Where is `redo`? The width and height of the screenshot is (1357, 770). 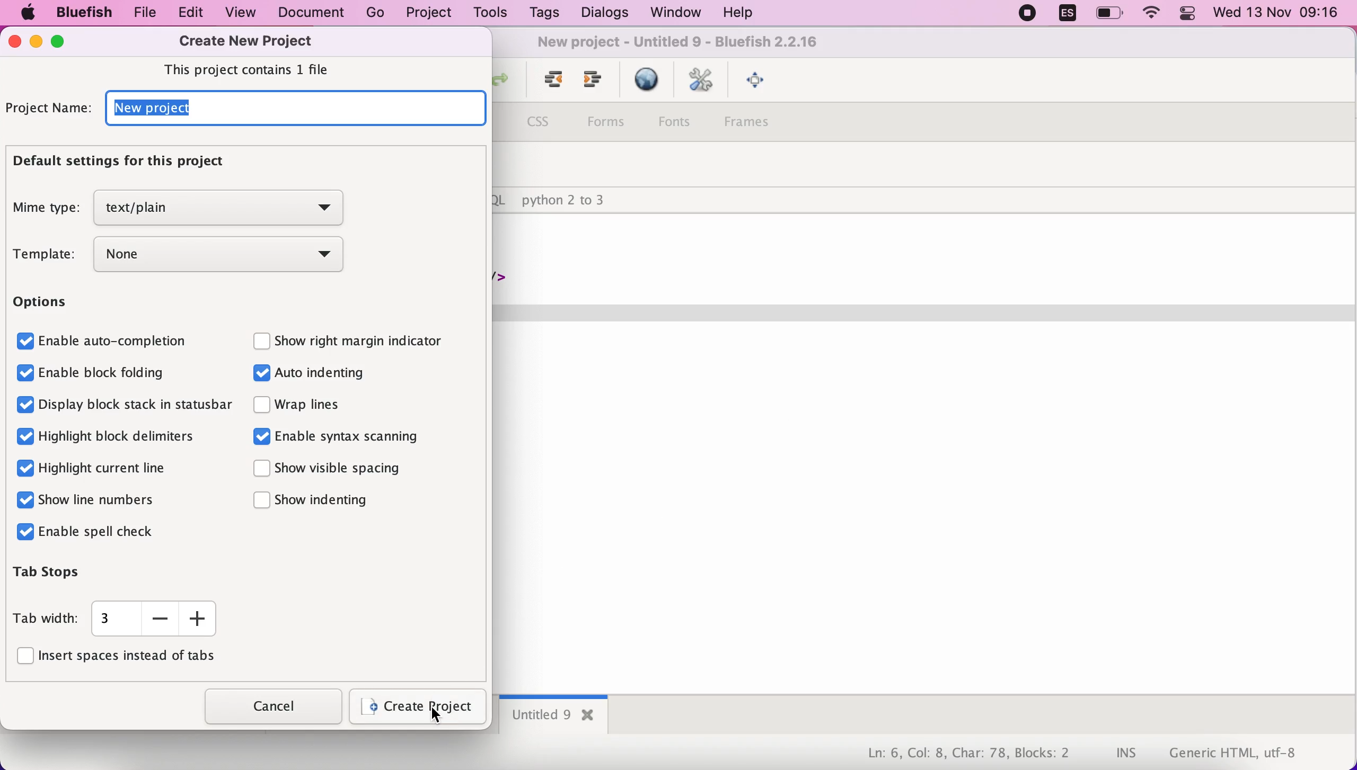
redo is located at coordinates (507, 83).